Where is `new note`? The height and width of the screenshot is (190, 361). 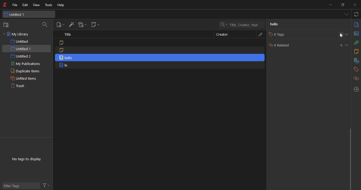
new note is located at coordinates (95, 25).